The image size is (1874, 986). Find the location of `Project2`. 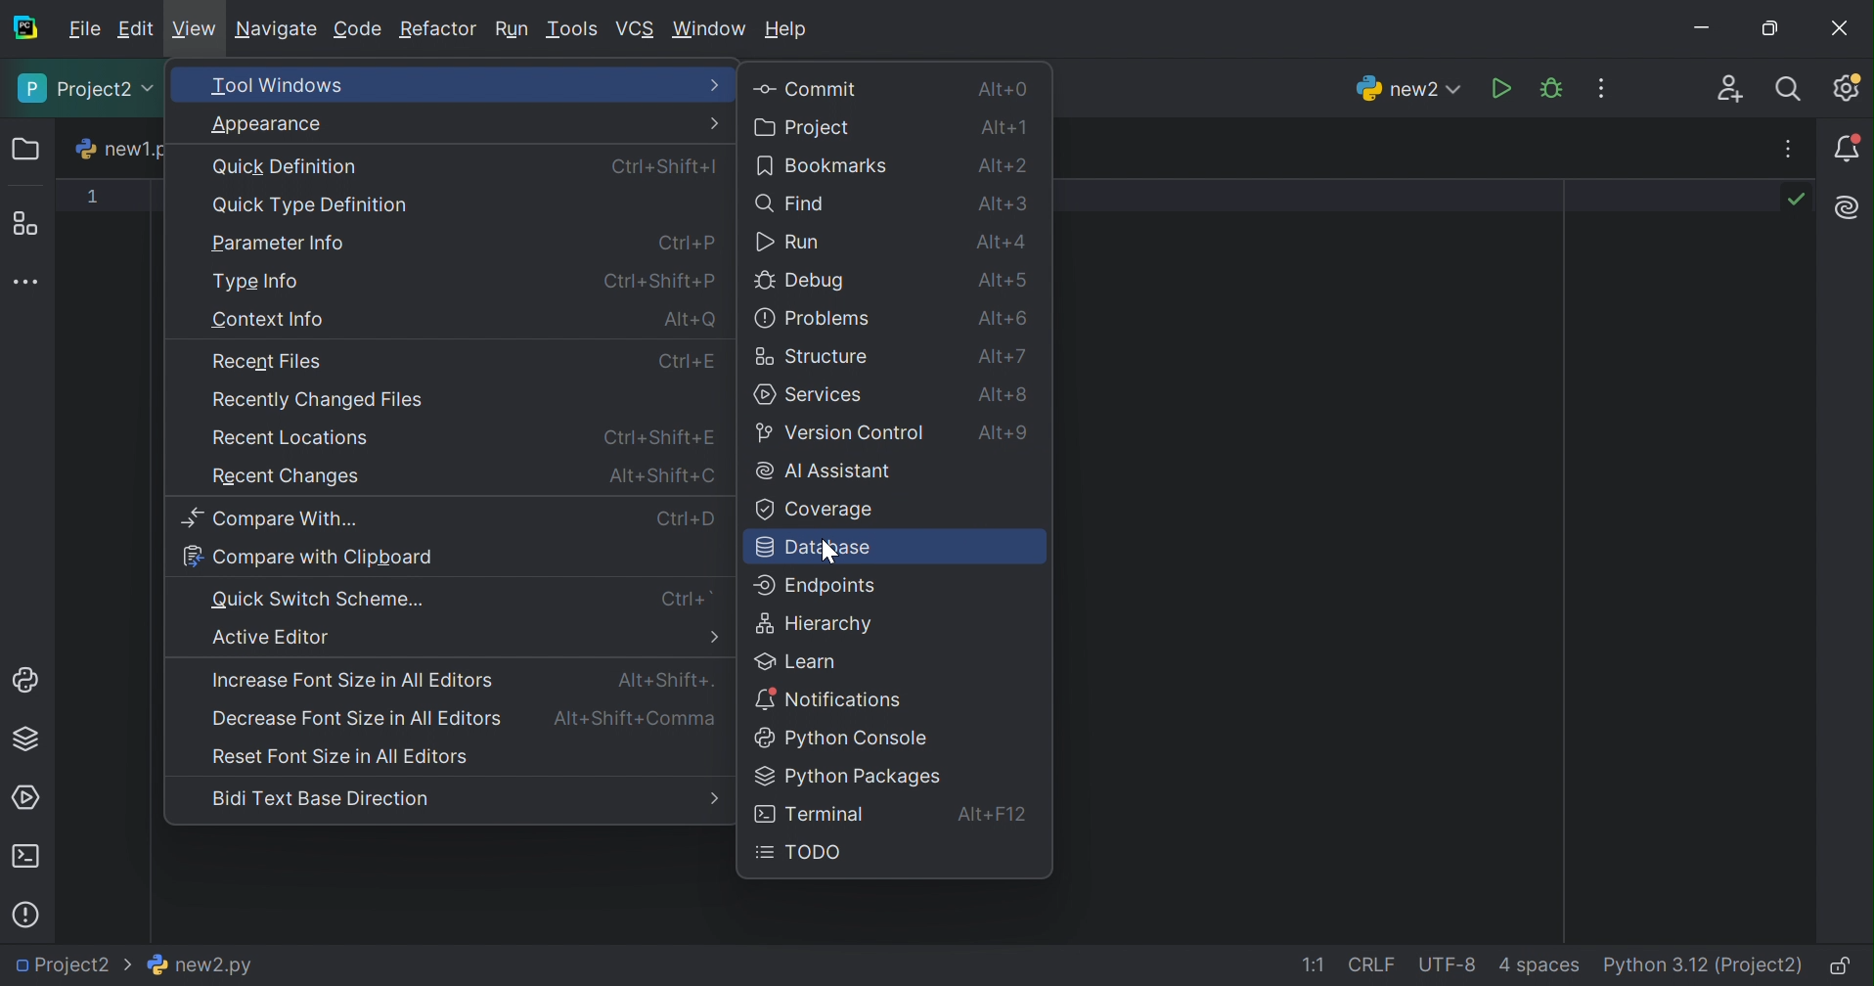

Project2 is located at coordinates (71, 965).